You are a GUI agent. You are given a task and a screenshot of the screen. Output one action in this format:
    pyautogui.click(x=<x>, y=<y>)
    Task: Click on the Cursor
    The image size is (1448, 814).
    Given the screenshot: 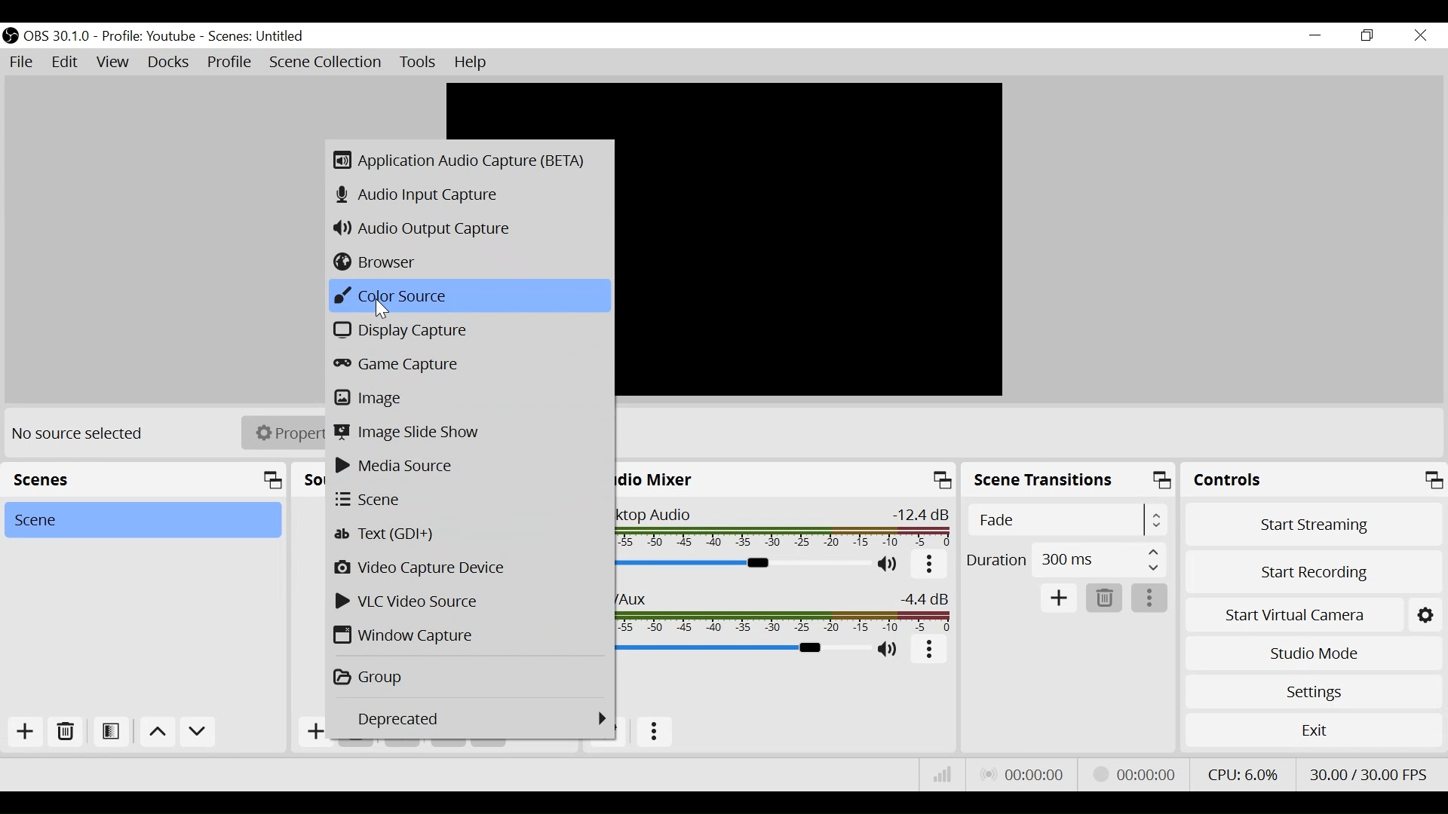 What is the action you would take?
    pyautogui.click(x=385, y=311)
    